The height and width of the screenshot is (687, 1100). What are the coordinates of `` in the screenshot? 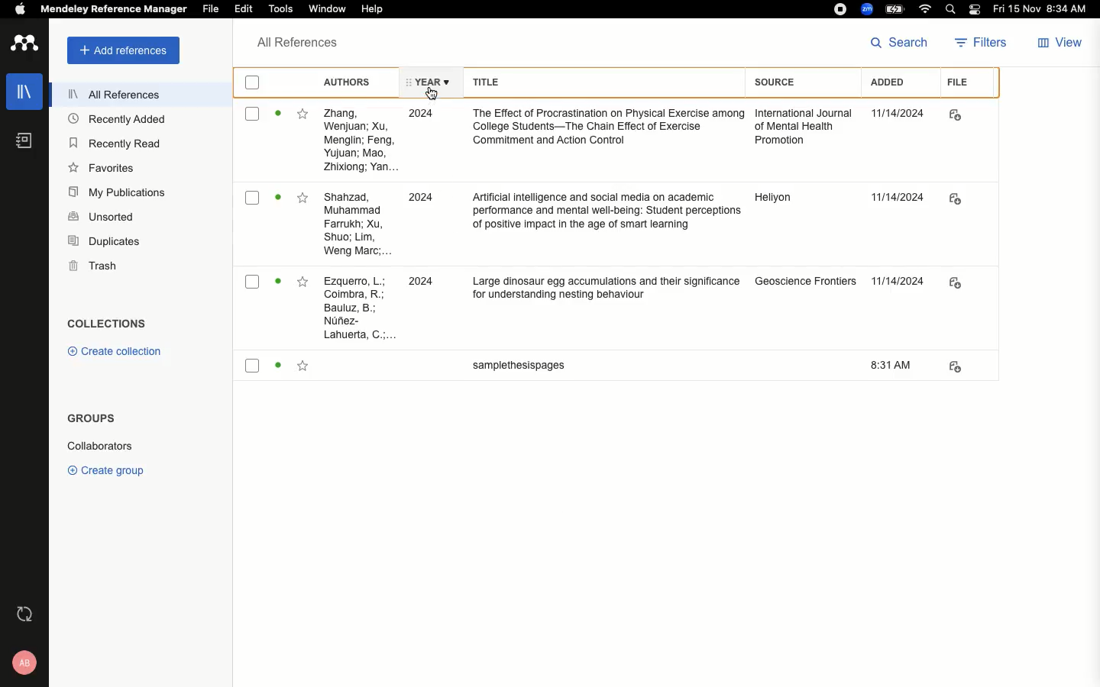 It's located at (900, 288).